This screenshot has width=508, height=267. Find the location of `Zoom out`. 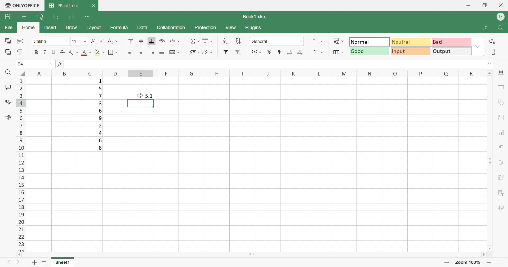

Zoom out is located at coordinates (447, 262).